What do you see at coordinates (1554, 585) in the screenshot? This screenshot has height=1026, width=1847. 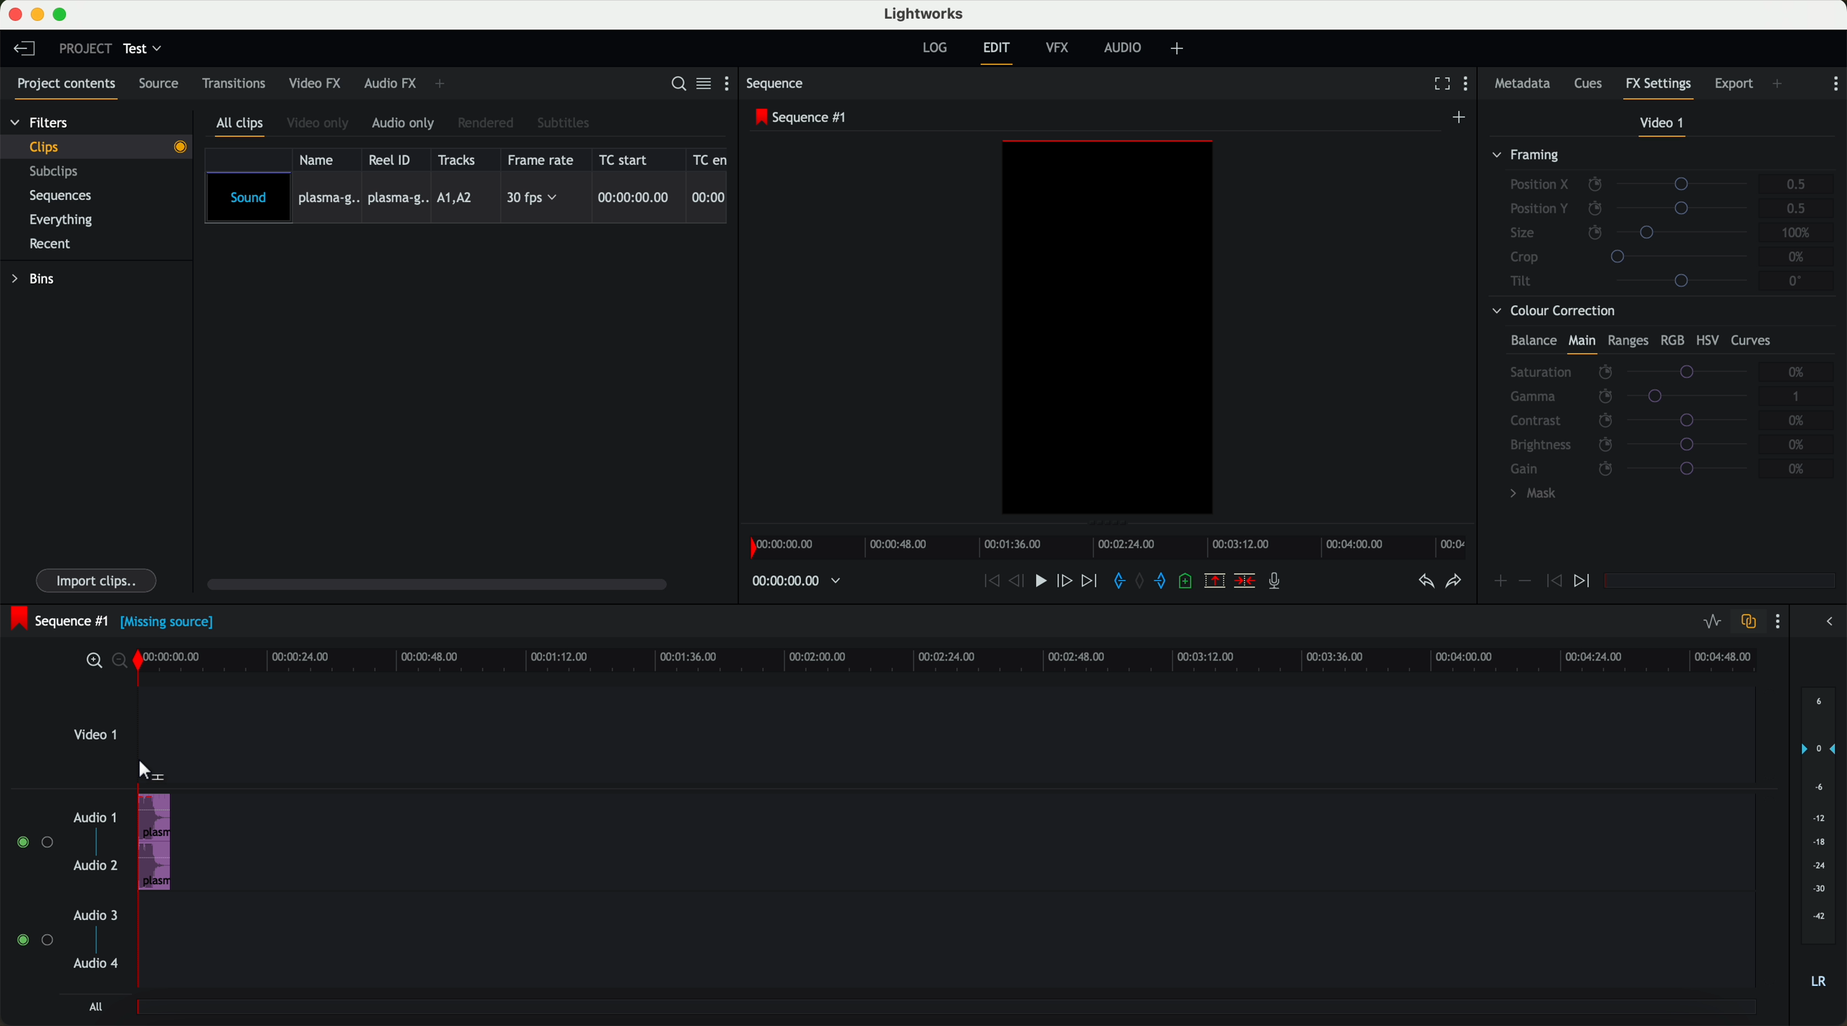 I see `jump to previous keyframe` at bounding box center [1554, 585].